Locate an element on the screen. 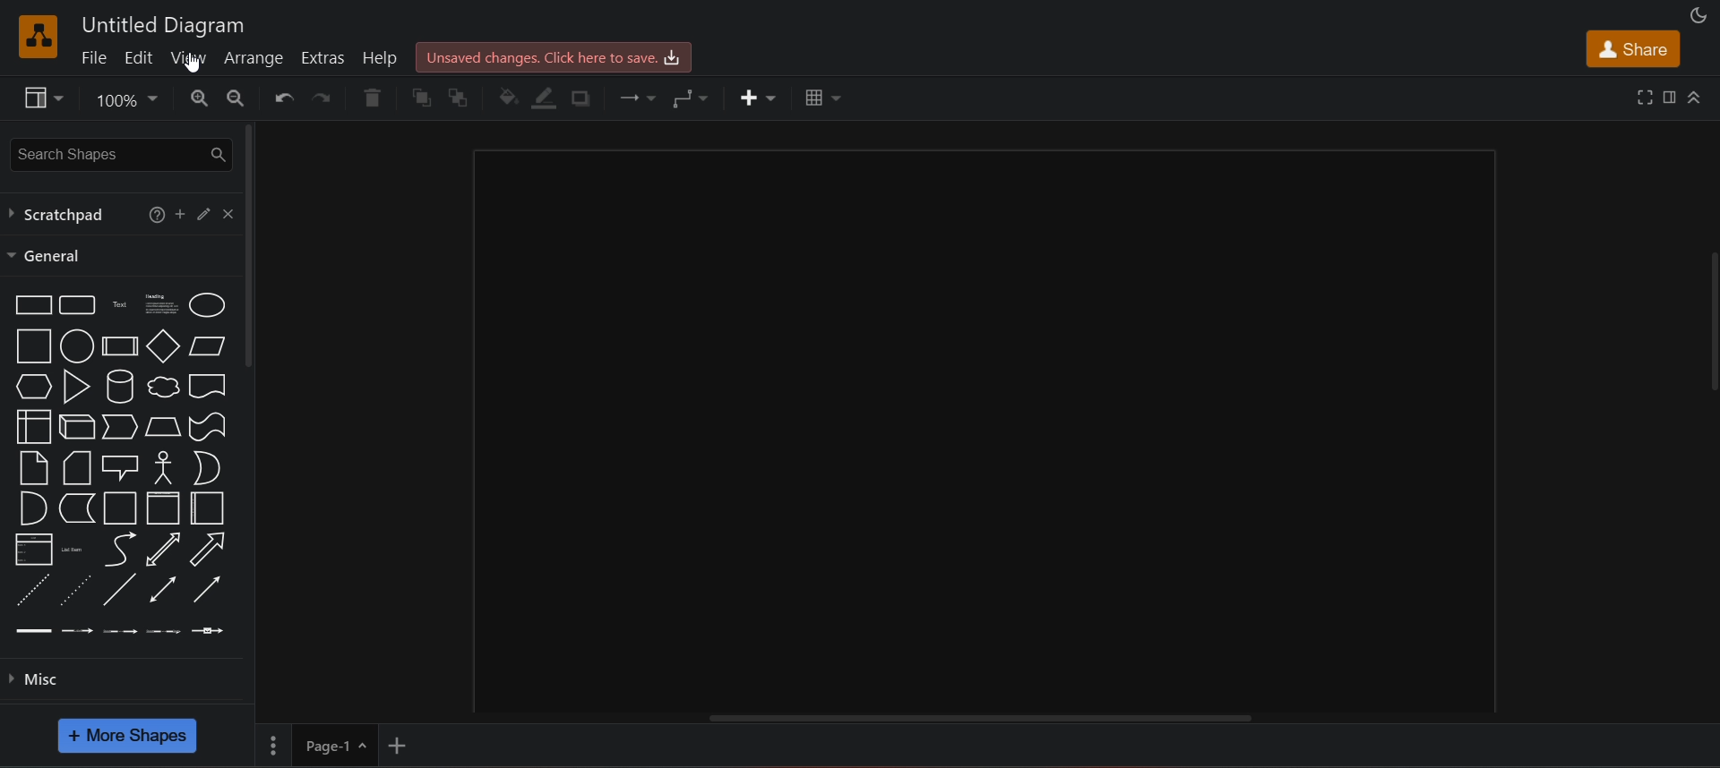  vertical scroll bar is located at coordinates (254, 249).